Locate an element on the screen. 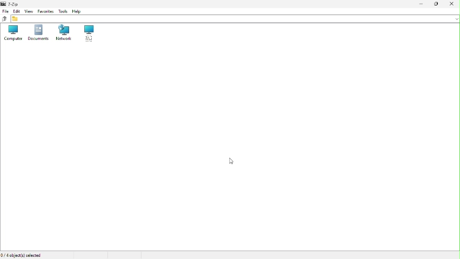 Image resolution: width=460 pixels, height=259 pixels. Tools is located at coordinates (62, 11).